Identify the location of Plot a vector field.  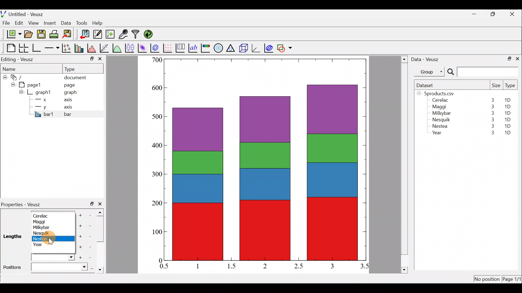
(169, 48).